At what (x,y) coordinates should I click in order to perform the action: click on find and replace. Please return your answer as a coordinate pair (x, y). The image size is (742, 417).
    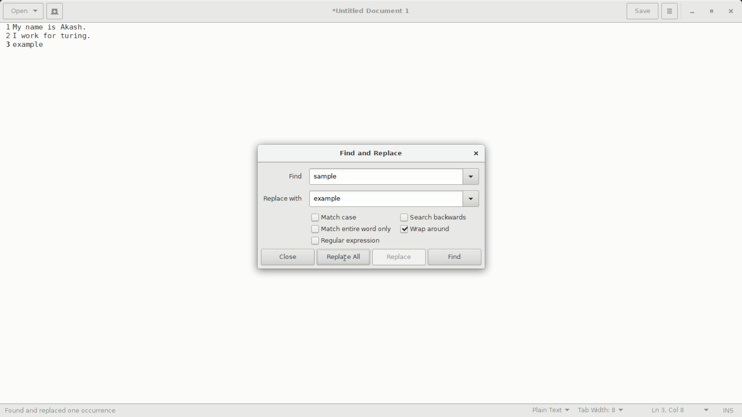
    Looking at the image, I should click on (369, 154).